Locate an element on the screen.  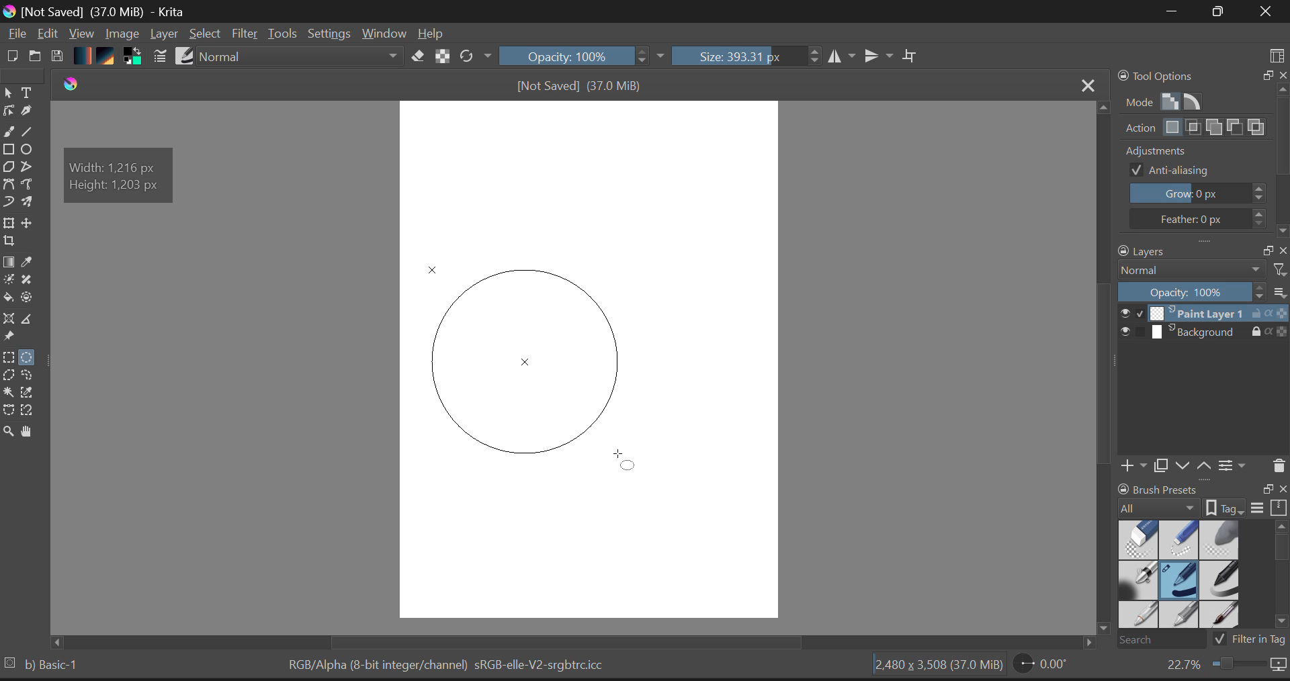
Crop is located at coordinates (910, 56).